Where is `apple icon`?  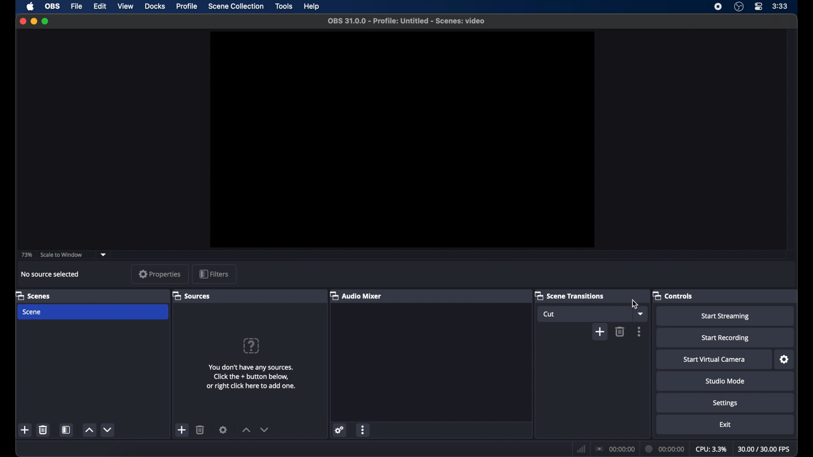
apple icon is located at coordinates (31, 7).